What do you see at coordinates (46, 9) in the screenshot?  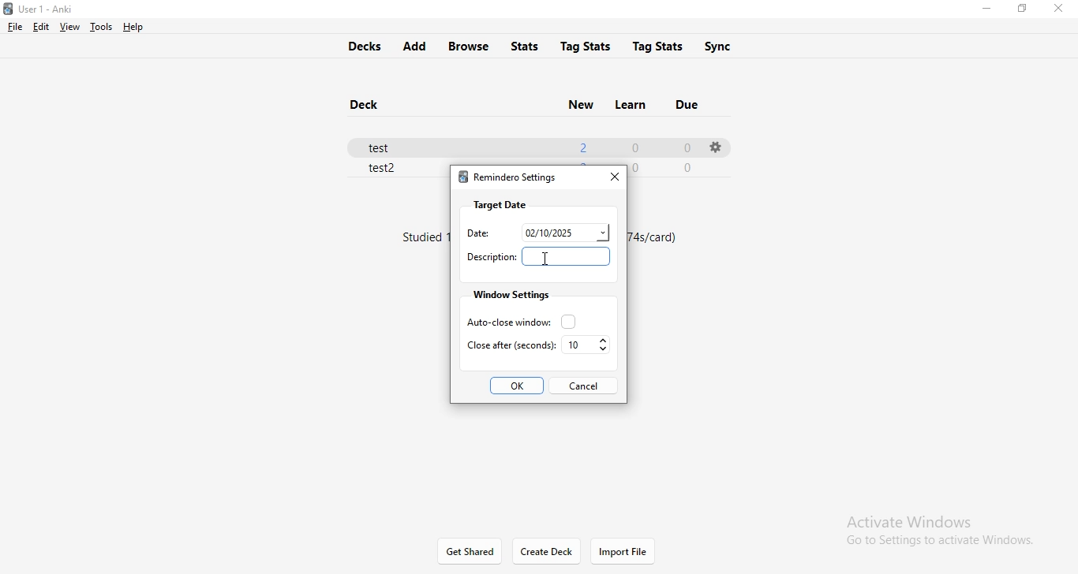 I see `Anki` at bounding box center [46, 9].